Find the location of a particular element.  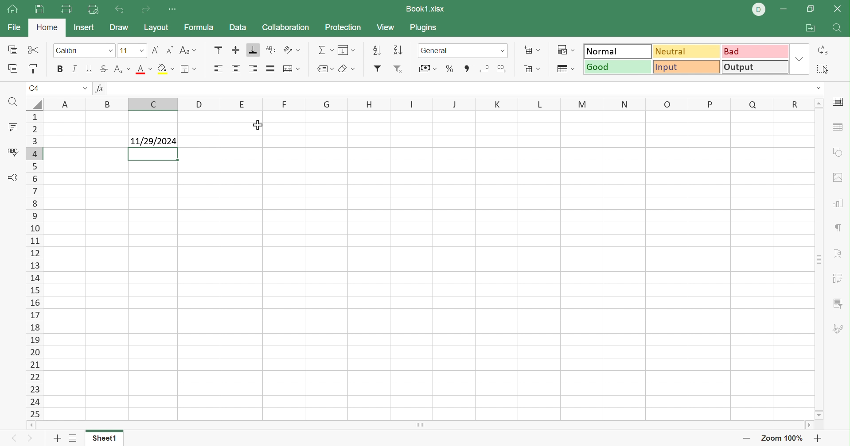

List of sheets is located at coordinates (74, 438).